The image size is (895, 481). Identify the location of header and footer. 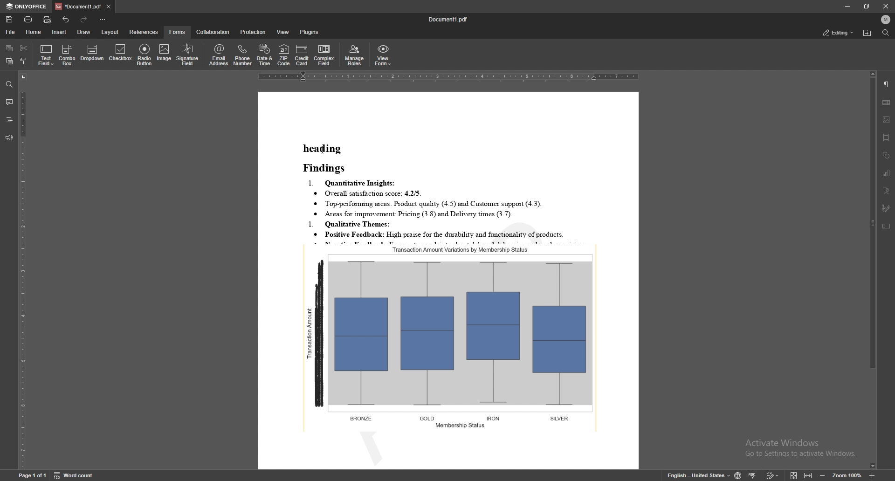
(886, 137).